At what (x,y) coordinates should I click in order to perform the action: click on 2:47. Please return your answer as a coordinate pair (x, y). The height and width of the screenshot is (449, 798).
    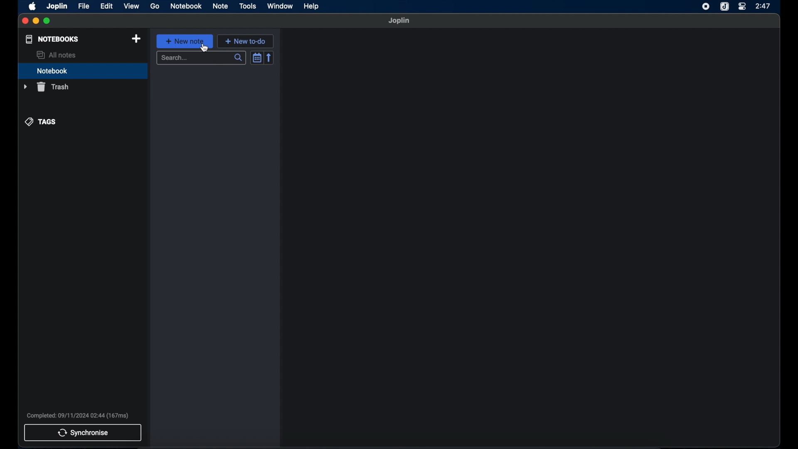
    Looking at the image, I should click on (763, 6).